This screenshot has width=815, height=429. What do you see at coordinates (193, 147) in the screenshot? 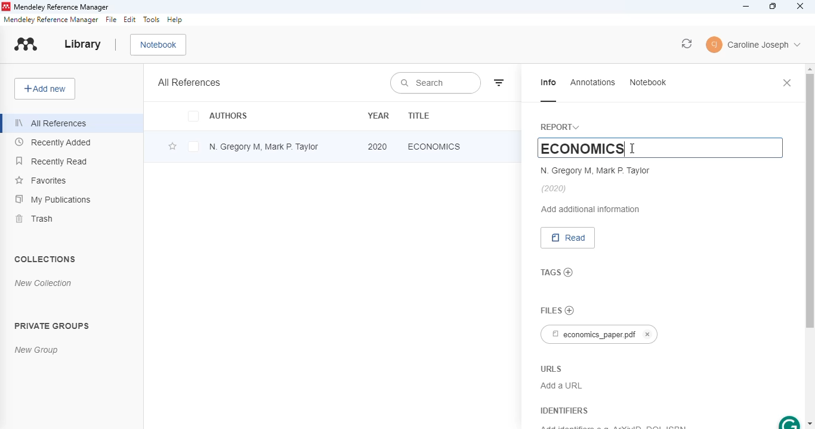
I see `select` at bounding box center [193, 147].